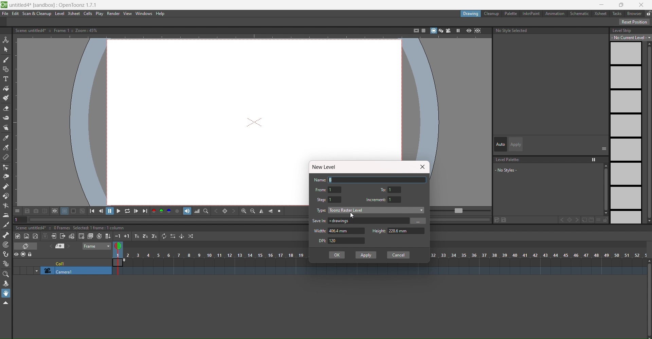  I want to click on pause, so click(110, 211).